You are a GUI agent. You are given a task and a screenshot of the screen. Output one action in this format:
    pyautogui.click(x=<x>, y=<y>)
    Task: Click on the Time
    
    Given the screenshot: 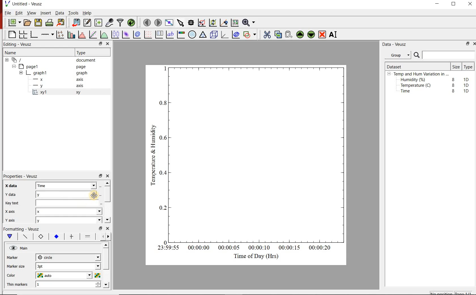 What is the action you would take?
    pyautogui.click(x=50, y=186)
    